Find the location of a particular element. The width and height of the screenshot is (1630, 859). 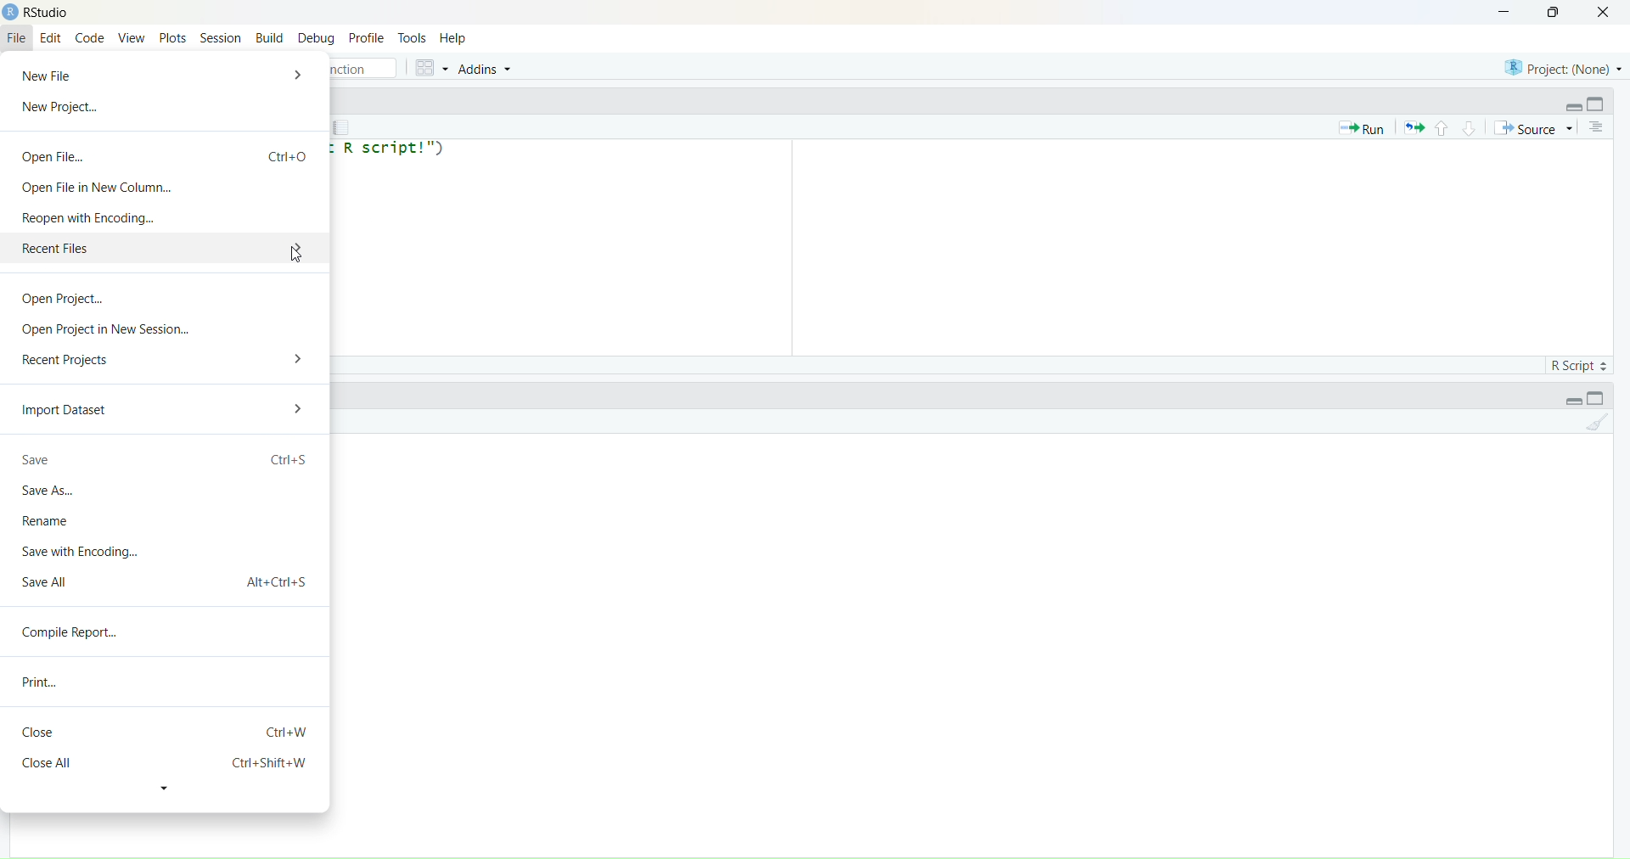

Project (None) is located at coordinates (1560, 66).